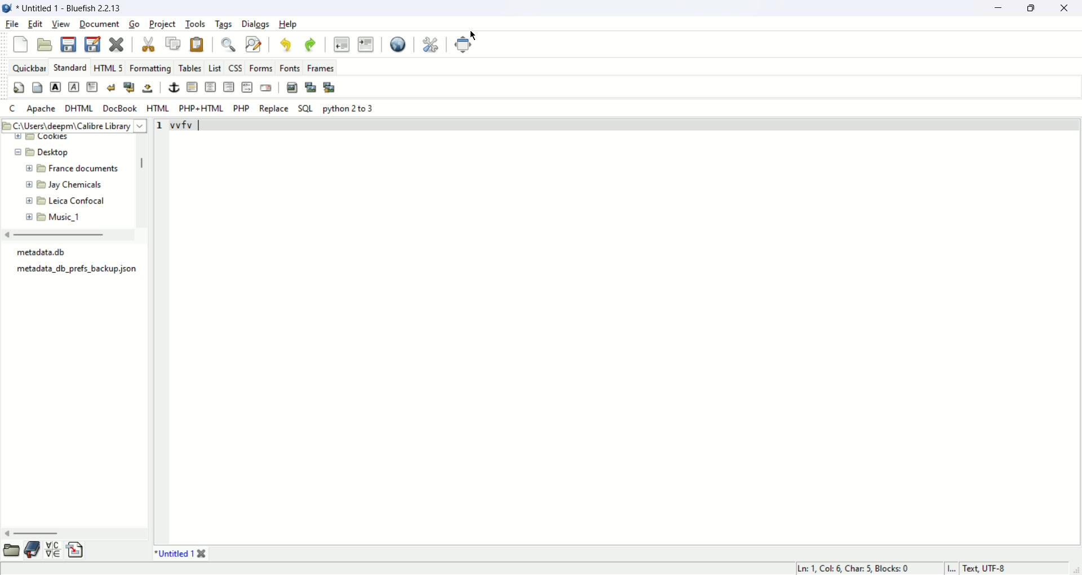 The height and width of the screenshot is (575, 1082). What do you see at coordinates (228, 45) in the screenshot?
I see `show find bar` at bounding box center [228, 45].